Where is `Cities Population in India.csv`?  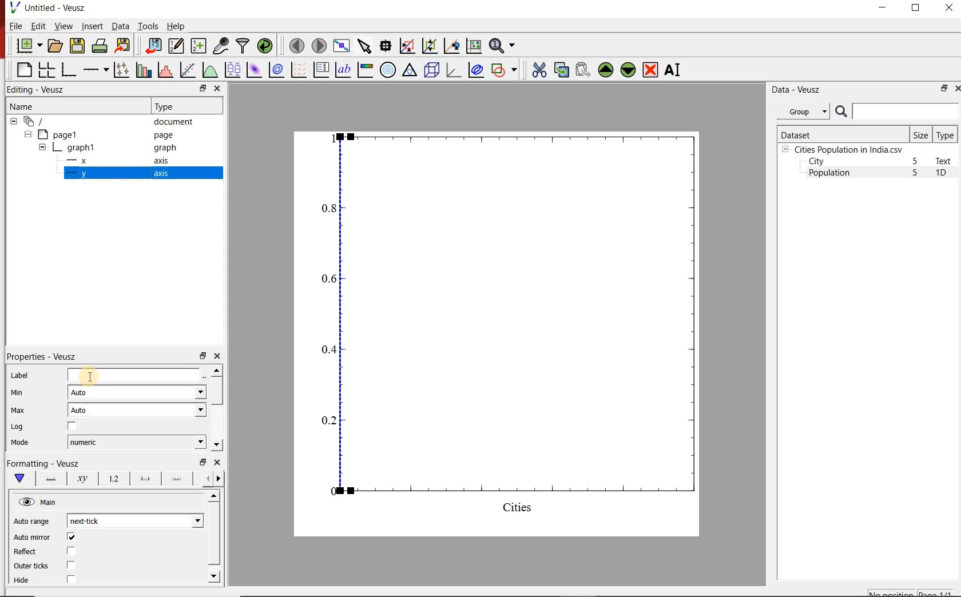 Cities Population in India.csv is located at coordinates (847, 149).